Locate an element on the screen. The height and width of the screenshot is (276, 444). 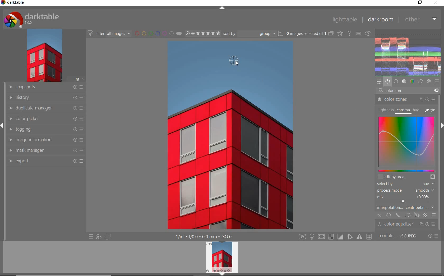
DELETE is located at coordinates (436, 90).